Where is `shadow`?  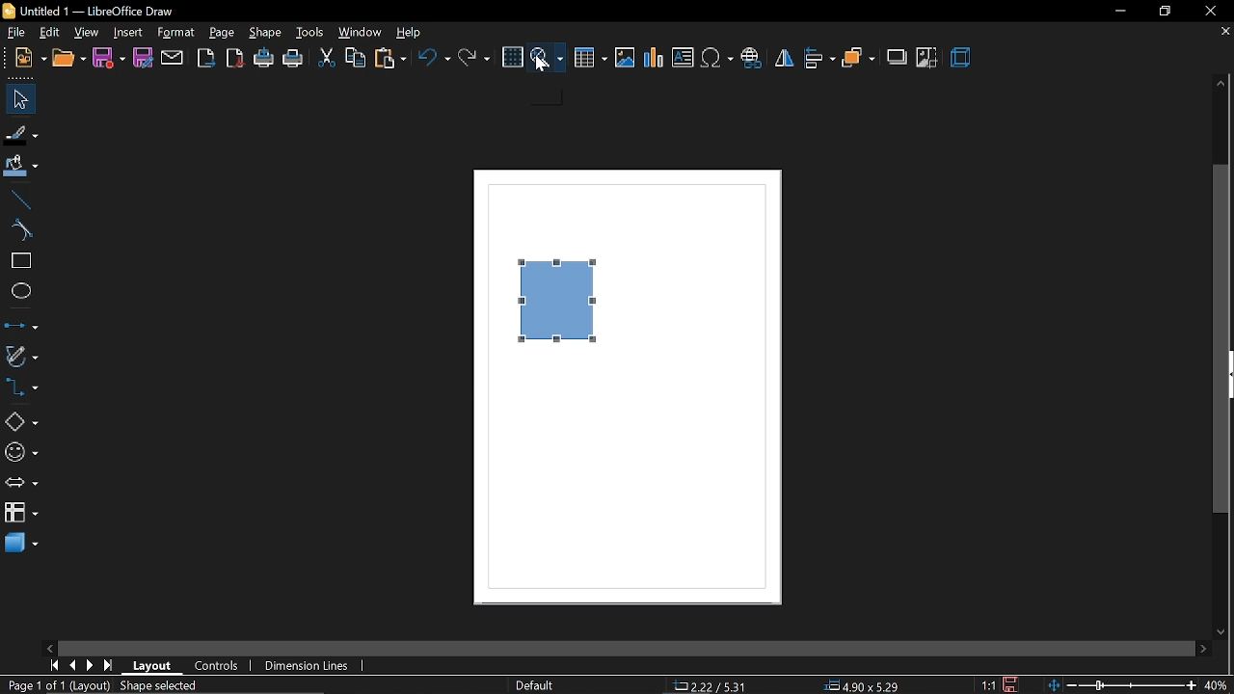 shadow is located at coordinates (898, 60).